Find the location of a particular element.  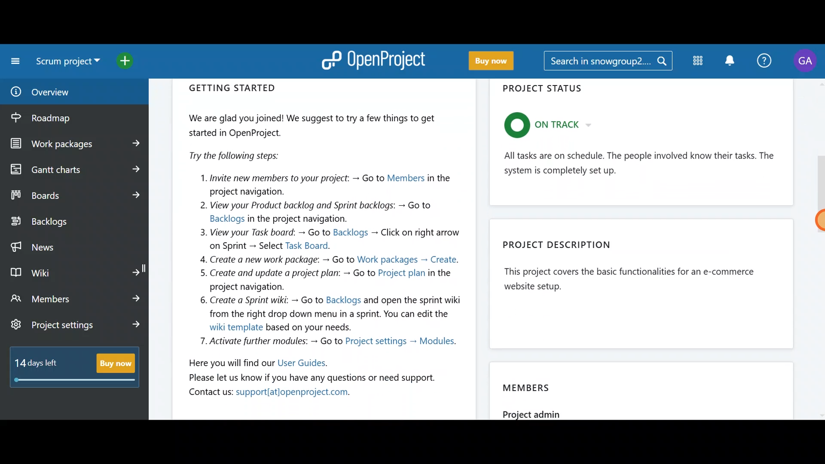

Members is located at coordinates (644, 388).